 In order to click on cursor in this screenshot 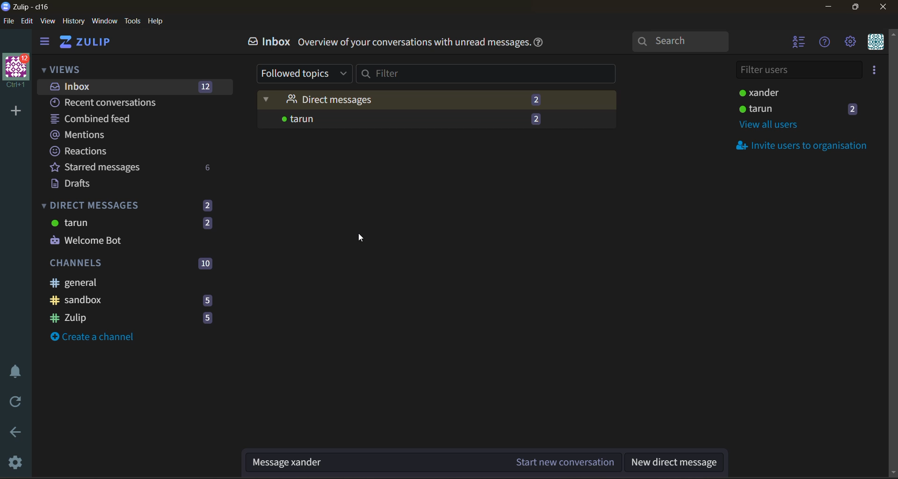, I will do `click(364, 237)`.